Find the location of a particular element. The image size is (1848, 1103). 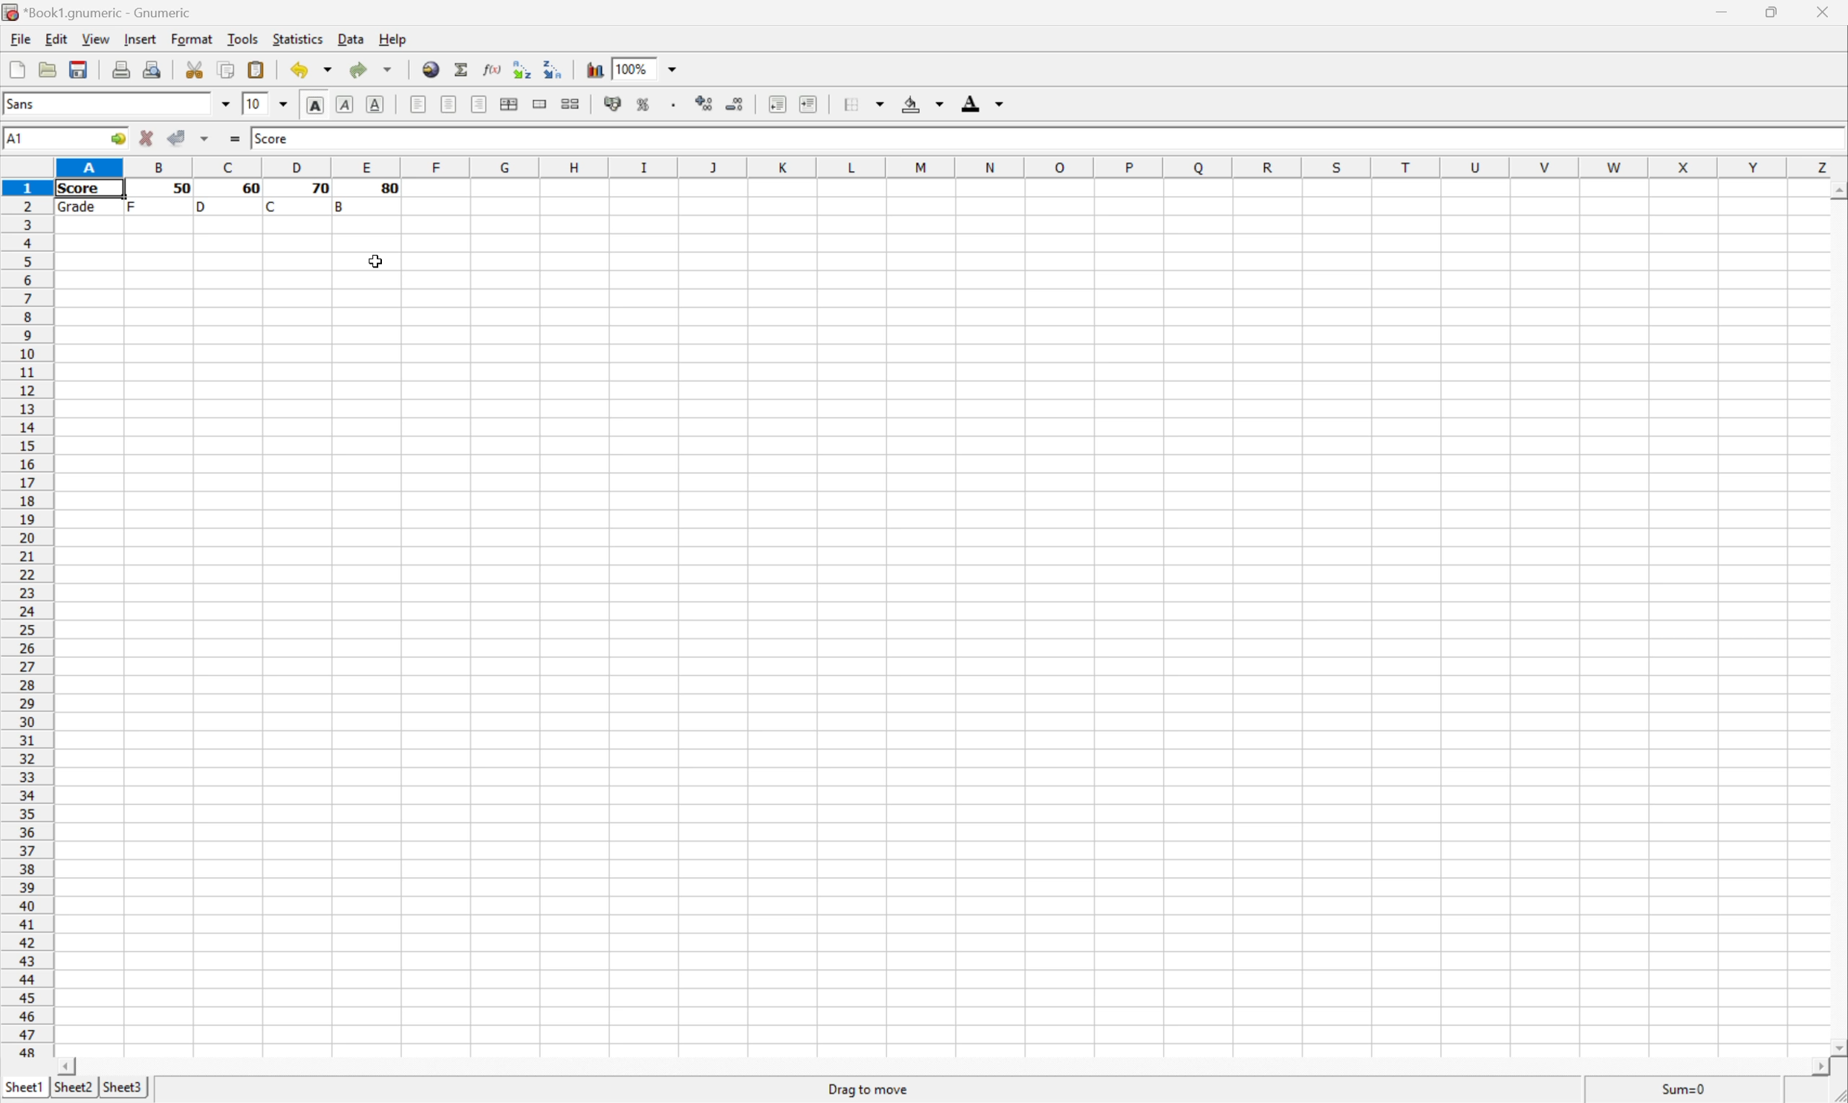

Merge a range of cells is located at coordinates (541, 103).